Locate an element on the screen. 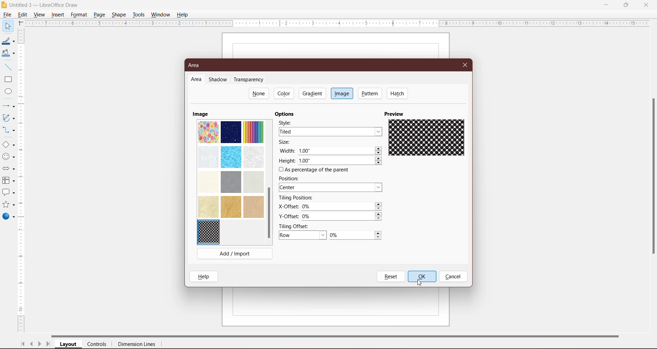  Format is located at coordinates (79, 15).